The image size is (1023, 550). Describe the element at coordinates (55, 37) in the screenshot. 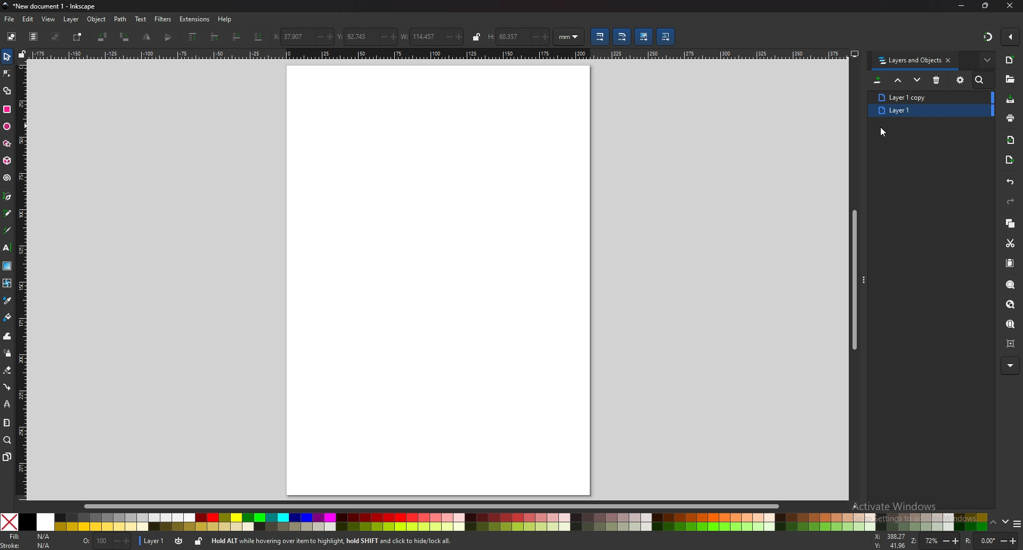

I see `deselect` at that location.